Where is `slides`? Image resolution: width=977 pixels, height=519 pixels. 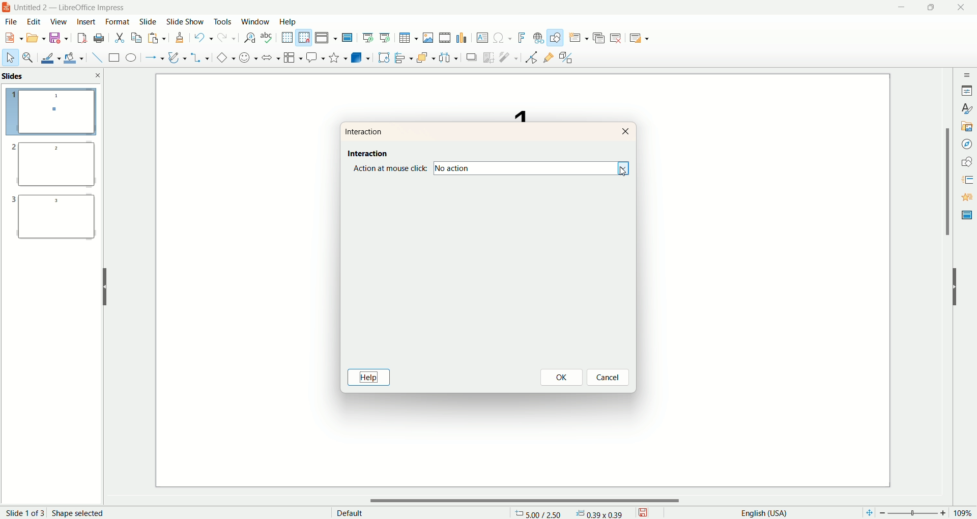
slides is located at coordinates (15, 76).